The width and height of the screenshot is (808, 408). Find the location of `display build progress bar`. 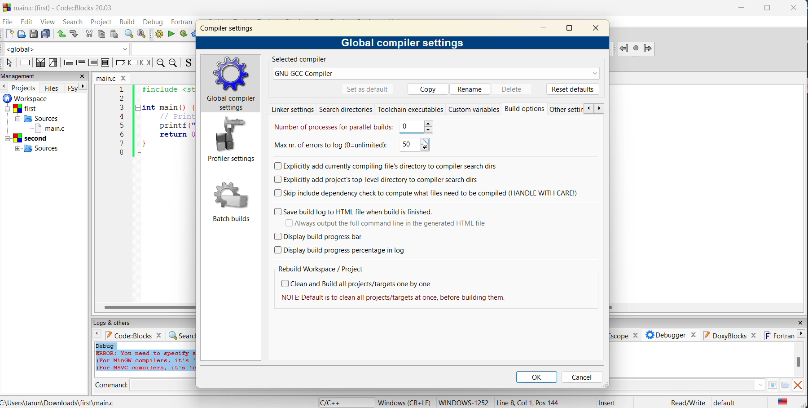

display build progress bar is located at coordinates (321, 238).